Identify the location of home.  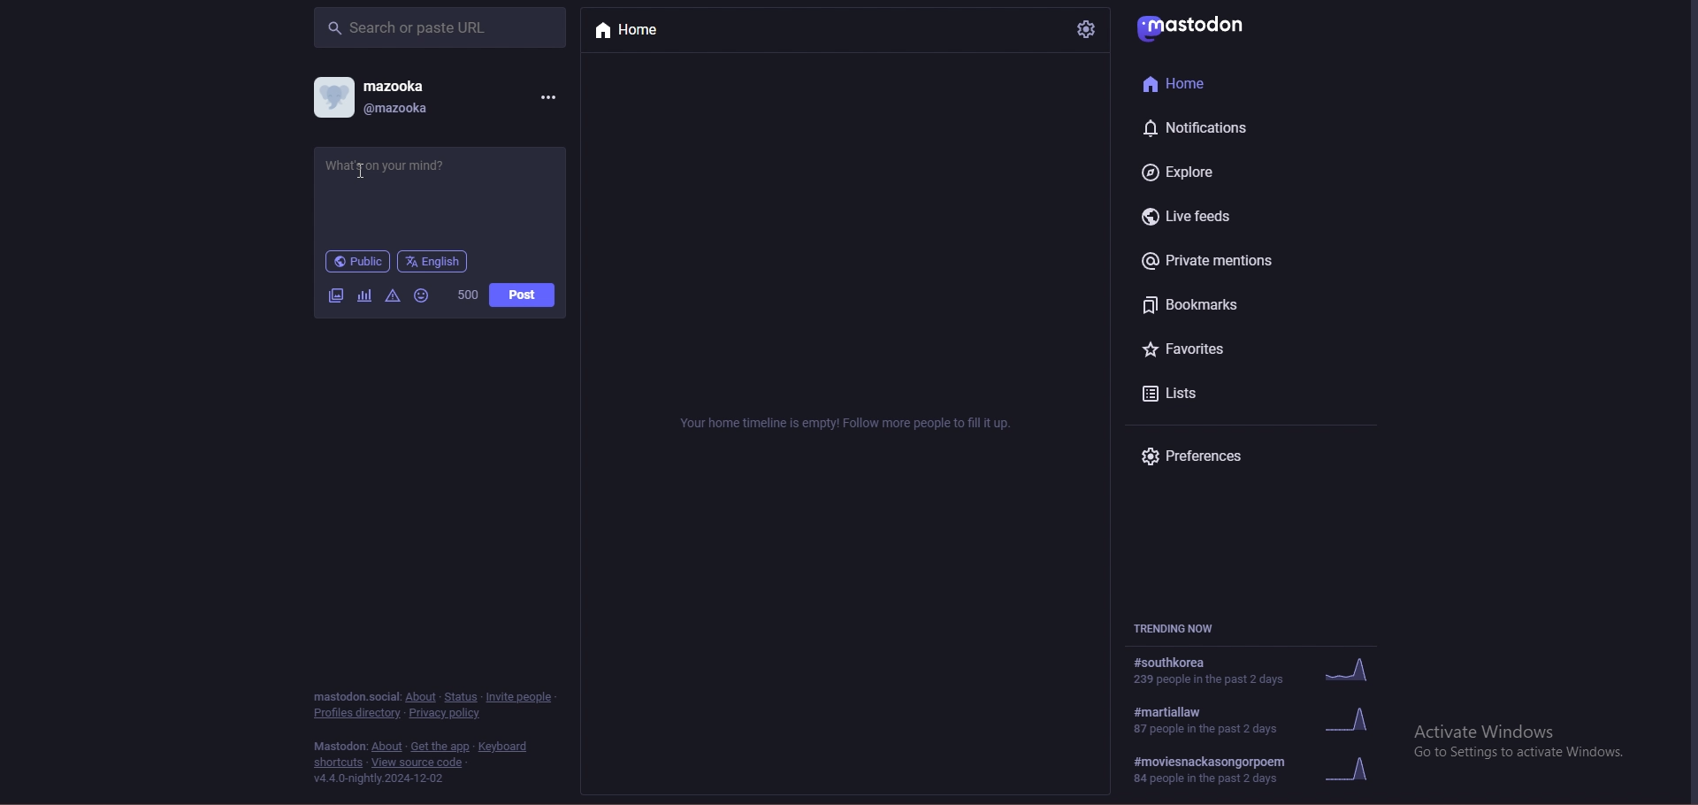
(1206, 84).